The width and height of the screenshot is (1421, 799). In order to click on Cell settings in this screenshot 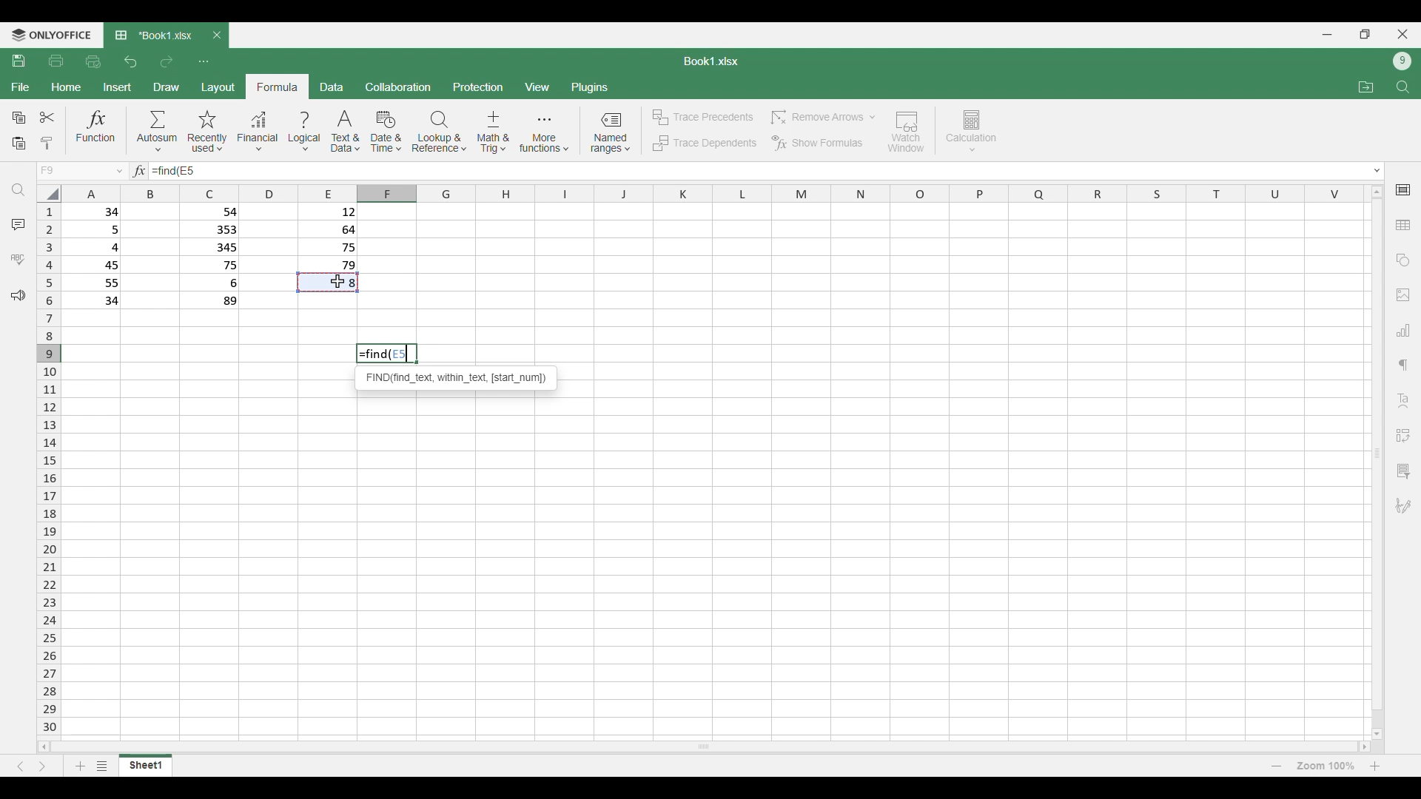, I will do `click(1403, 190)`.